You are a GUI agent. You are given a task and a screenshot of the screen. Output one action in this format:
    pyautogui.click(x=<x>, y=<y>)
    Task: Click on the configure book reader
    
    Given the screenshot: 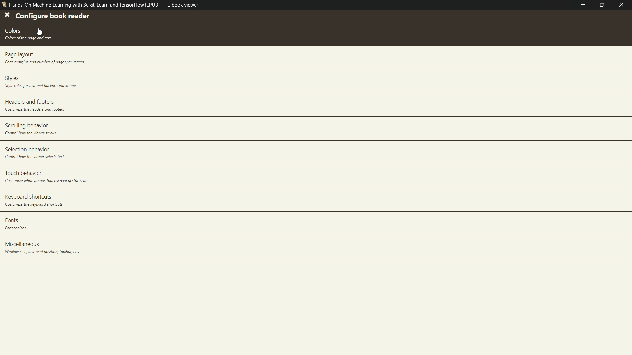 What is the action you would take?
    pyautogui.click(x=53, y=16)
    